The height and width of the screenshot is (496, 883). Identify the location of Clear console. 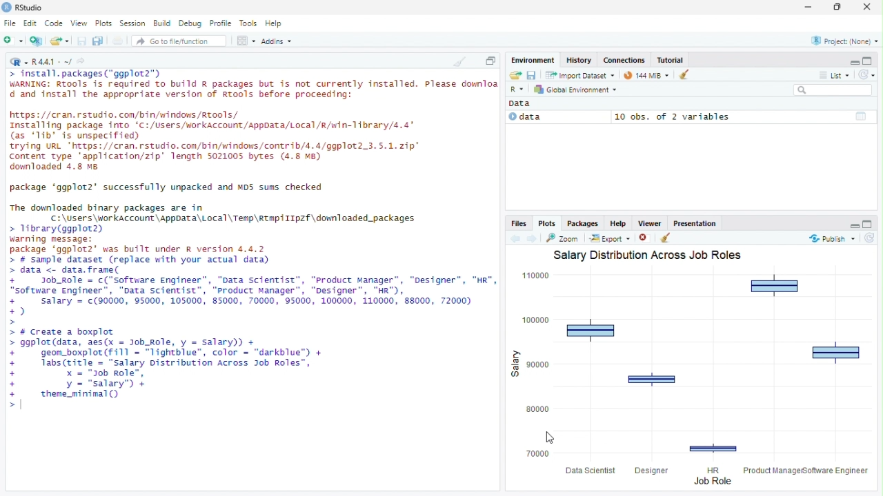
(458, 61).